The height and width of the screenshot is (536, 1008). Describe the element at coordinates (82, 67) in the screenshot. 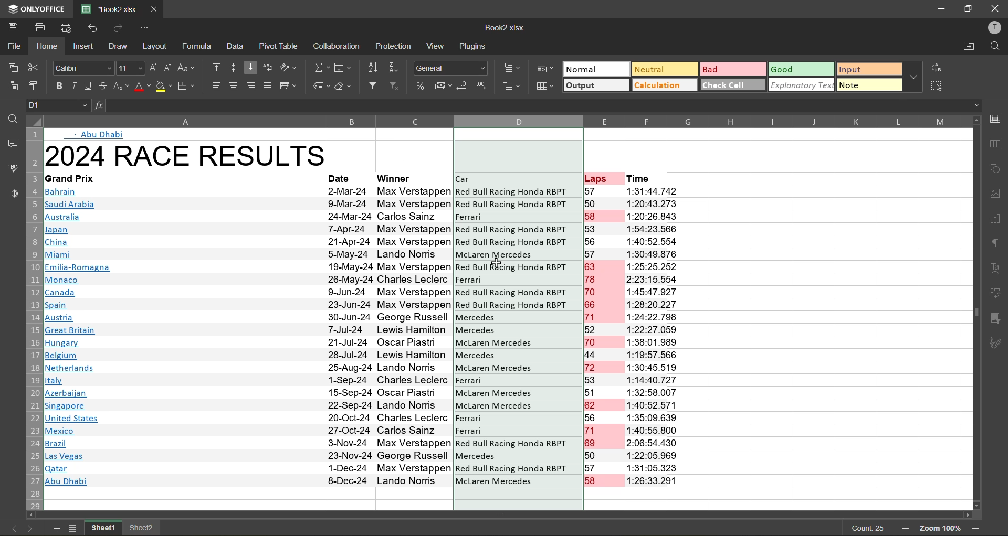

I see `Calibri` at that location.